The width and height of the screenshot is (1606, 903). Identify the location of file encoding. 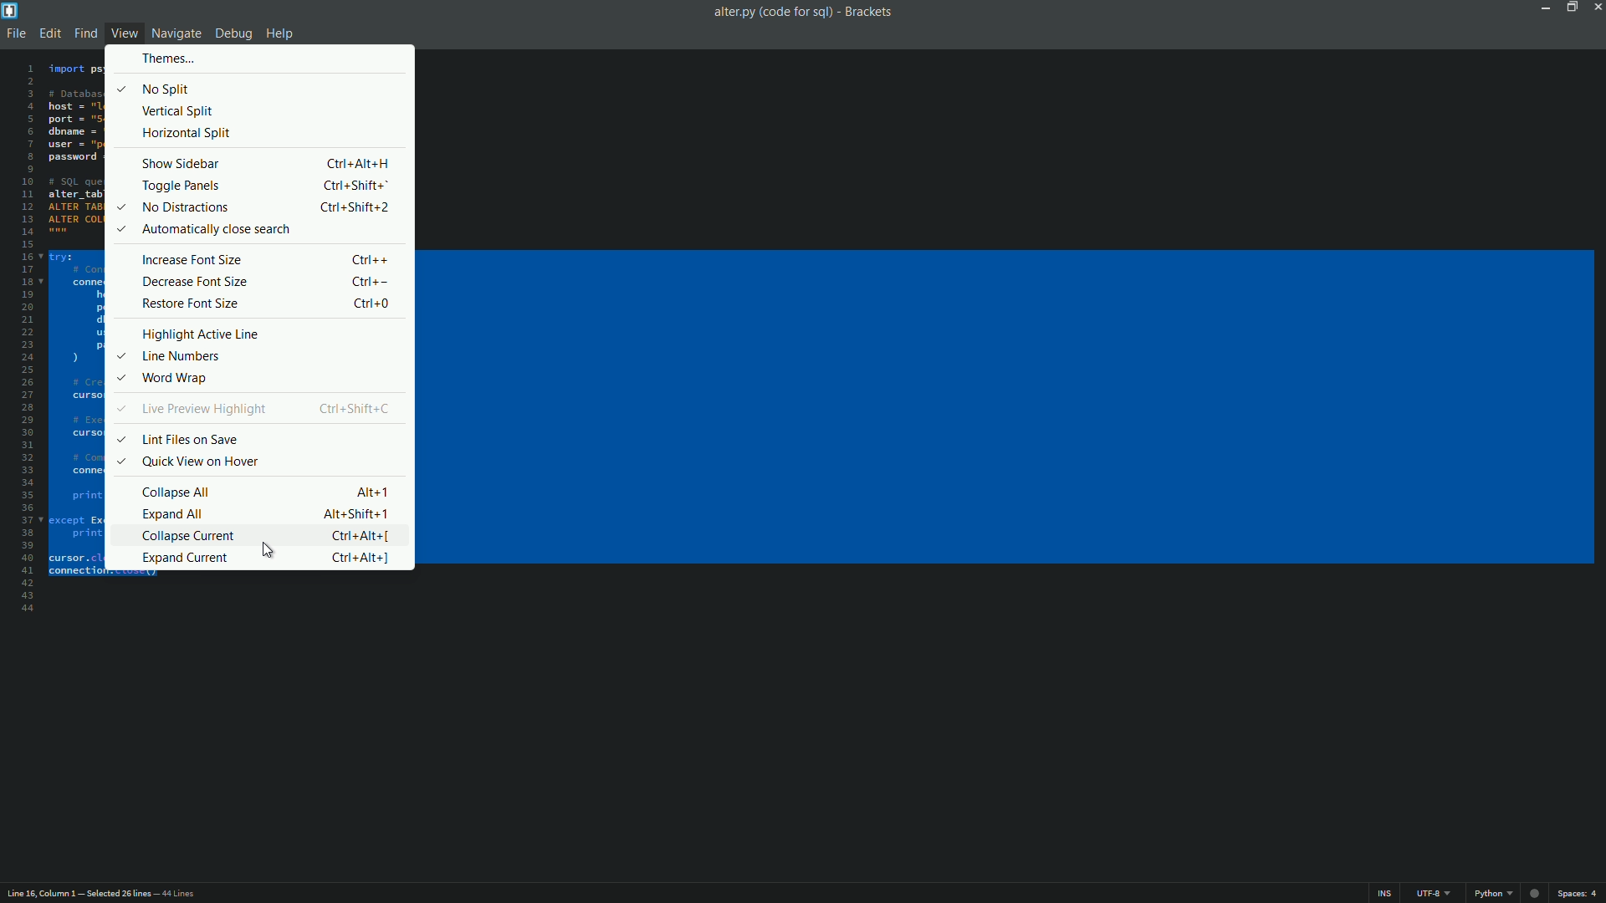
(1432, 894).